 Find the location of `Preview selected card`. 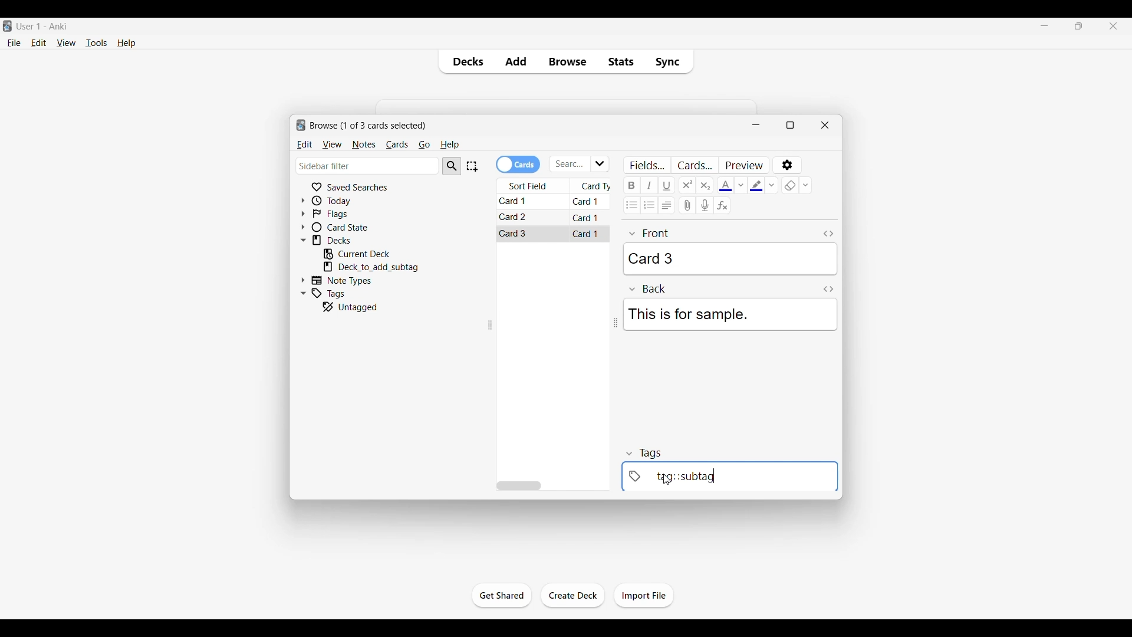

Preview selected card is located at coordinates (743, 165).